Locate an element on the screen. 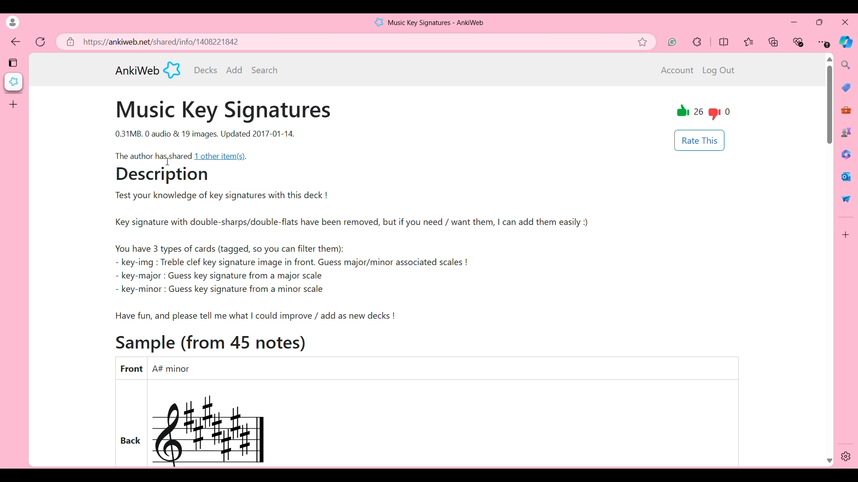  0.31MB. 0 audio & 19 images. Updated 2017-01-14. is located at coordinates (207, 134).